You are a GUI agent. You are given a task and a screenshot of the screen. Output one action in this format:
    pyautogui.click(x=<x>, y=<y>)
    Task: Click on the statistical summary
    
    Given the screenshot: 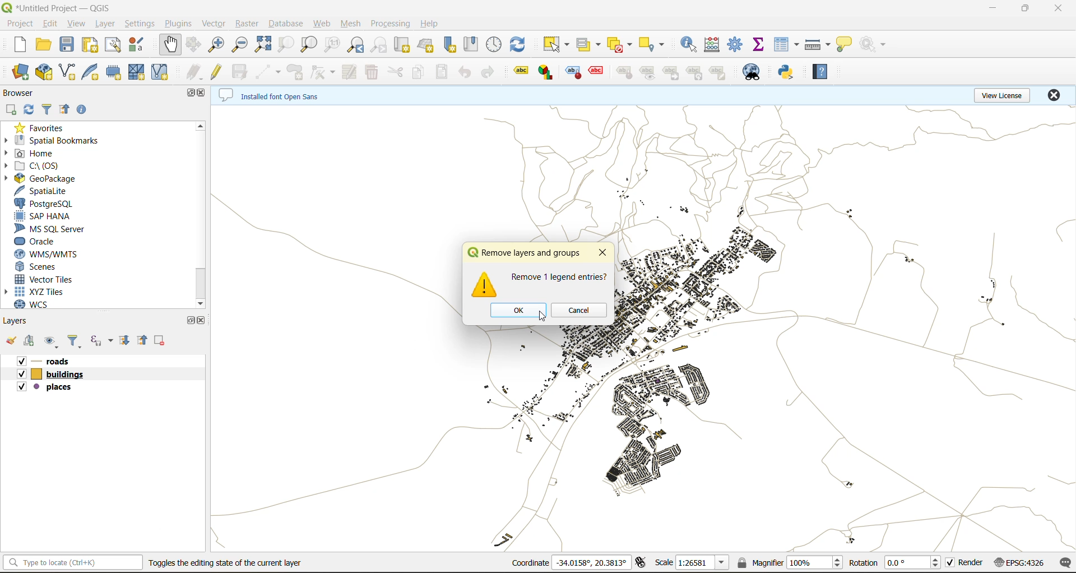 What is the action you would take?
    pyautogui.click(x=762, y=44)
    